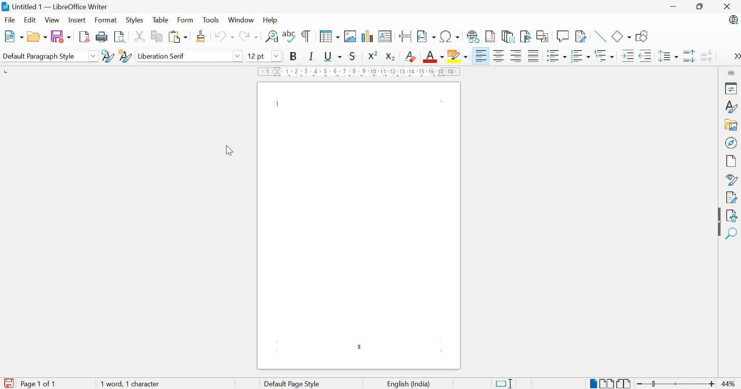 This screenshot has width=741, height=389. Describe the element at coordinates (449, 37) in the screenshot. I see `Insert special characters` at that location.